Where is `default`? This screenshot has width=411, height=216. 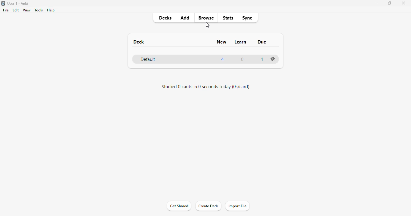 default is located at coordinates (148, 59).